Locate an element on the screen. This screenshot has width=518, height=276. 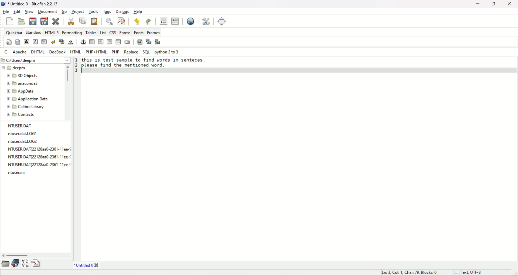
non-breaking space is located at coordinates (71, 43).